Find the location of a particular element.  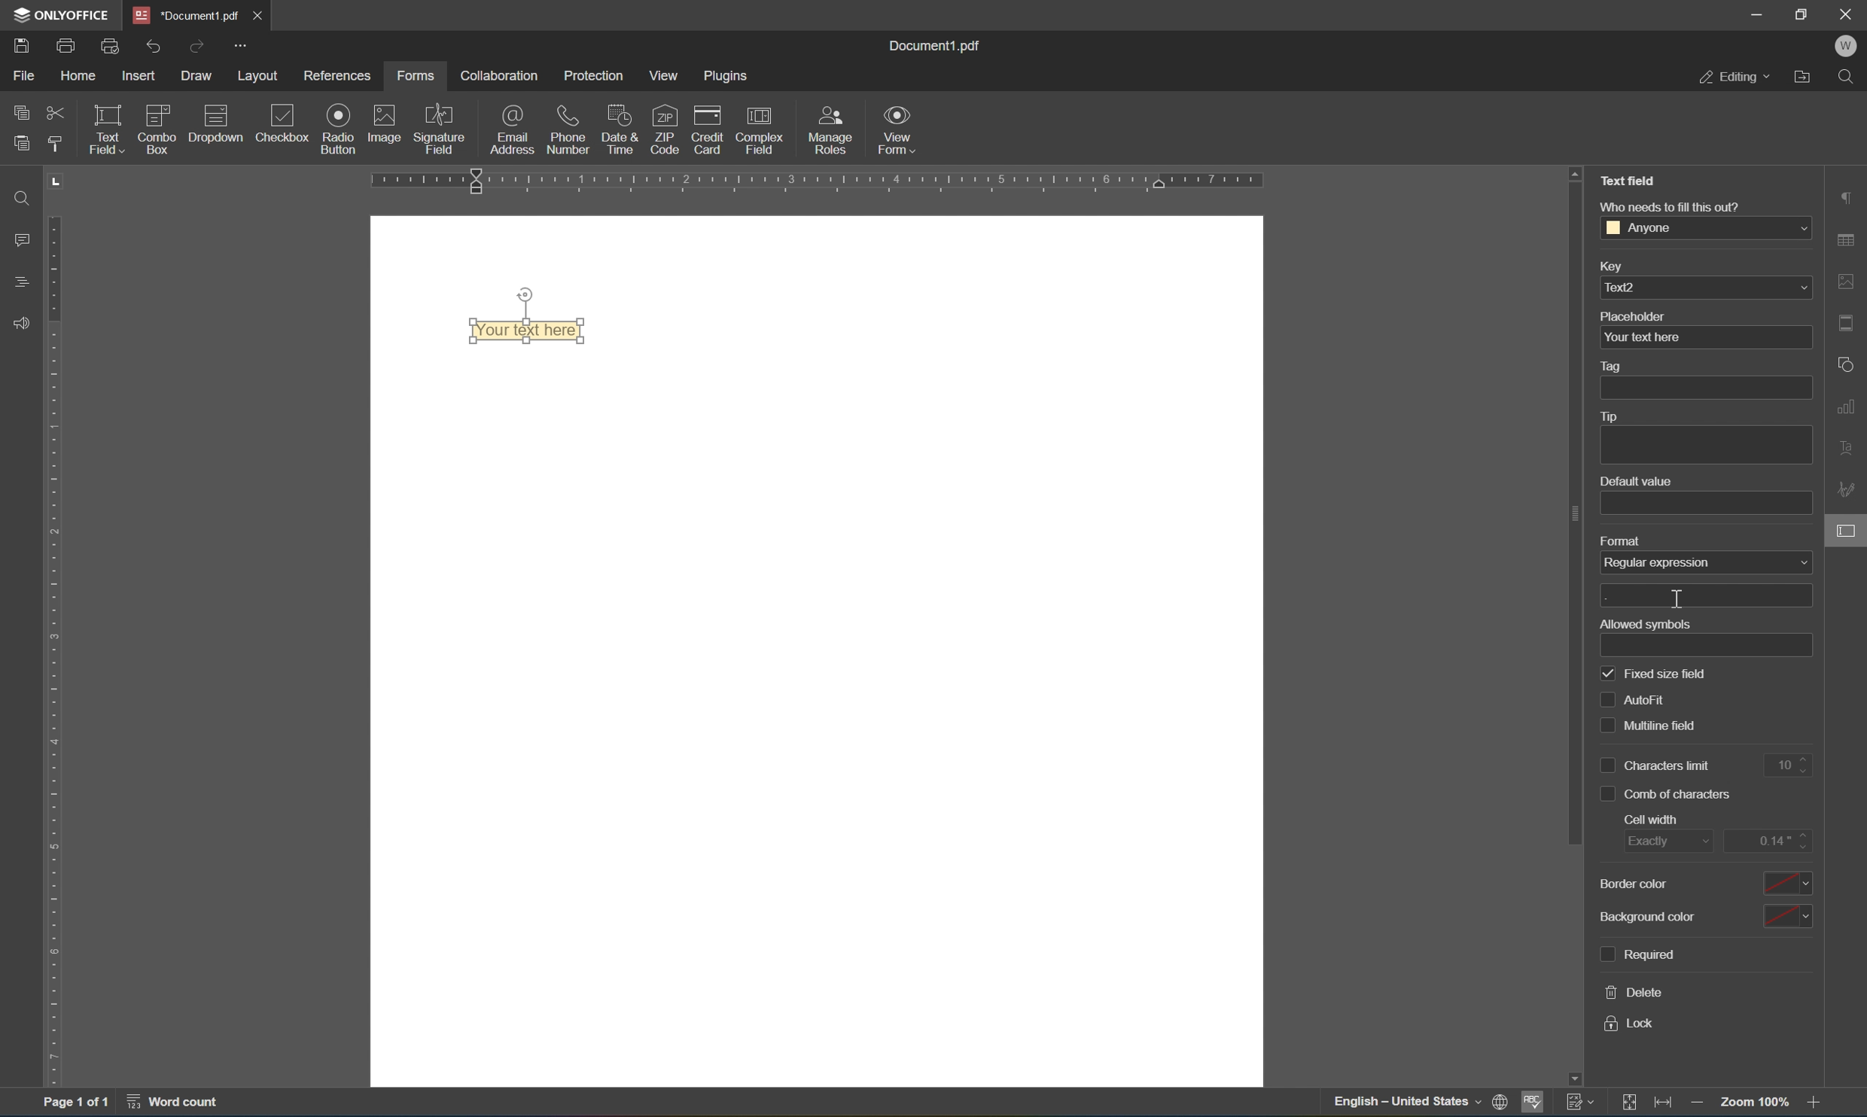

default value is located at coordinates (1640, 482).